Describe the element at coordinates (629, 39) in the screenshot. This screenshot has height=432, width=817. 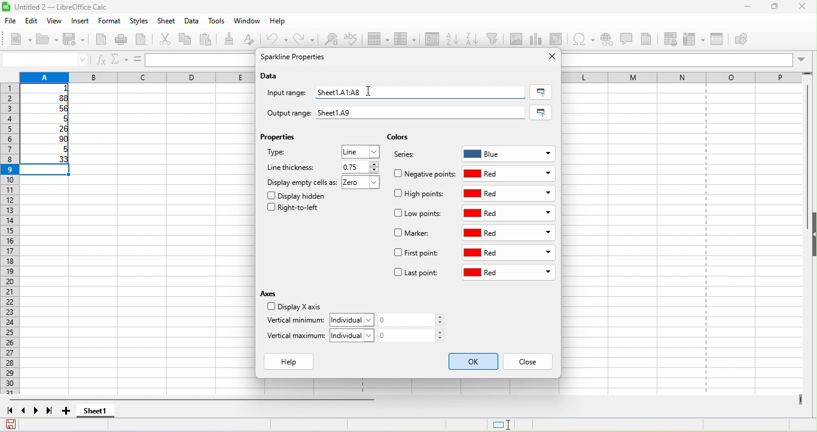
I see `comment` at that location.